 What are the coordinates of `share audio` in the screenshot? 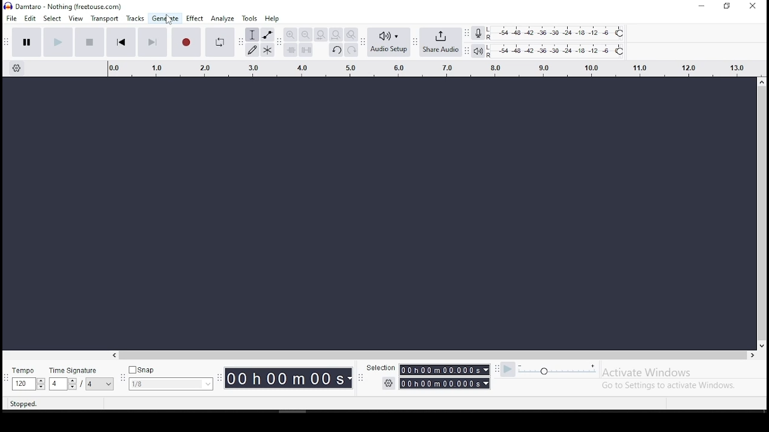 It's located at (441, 43).